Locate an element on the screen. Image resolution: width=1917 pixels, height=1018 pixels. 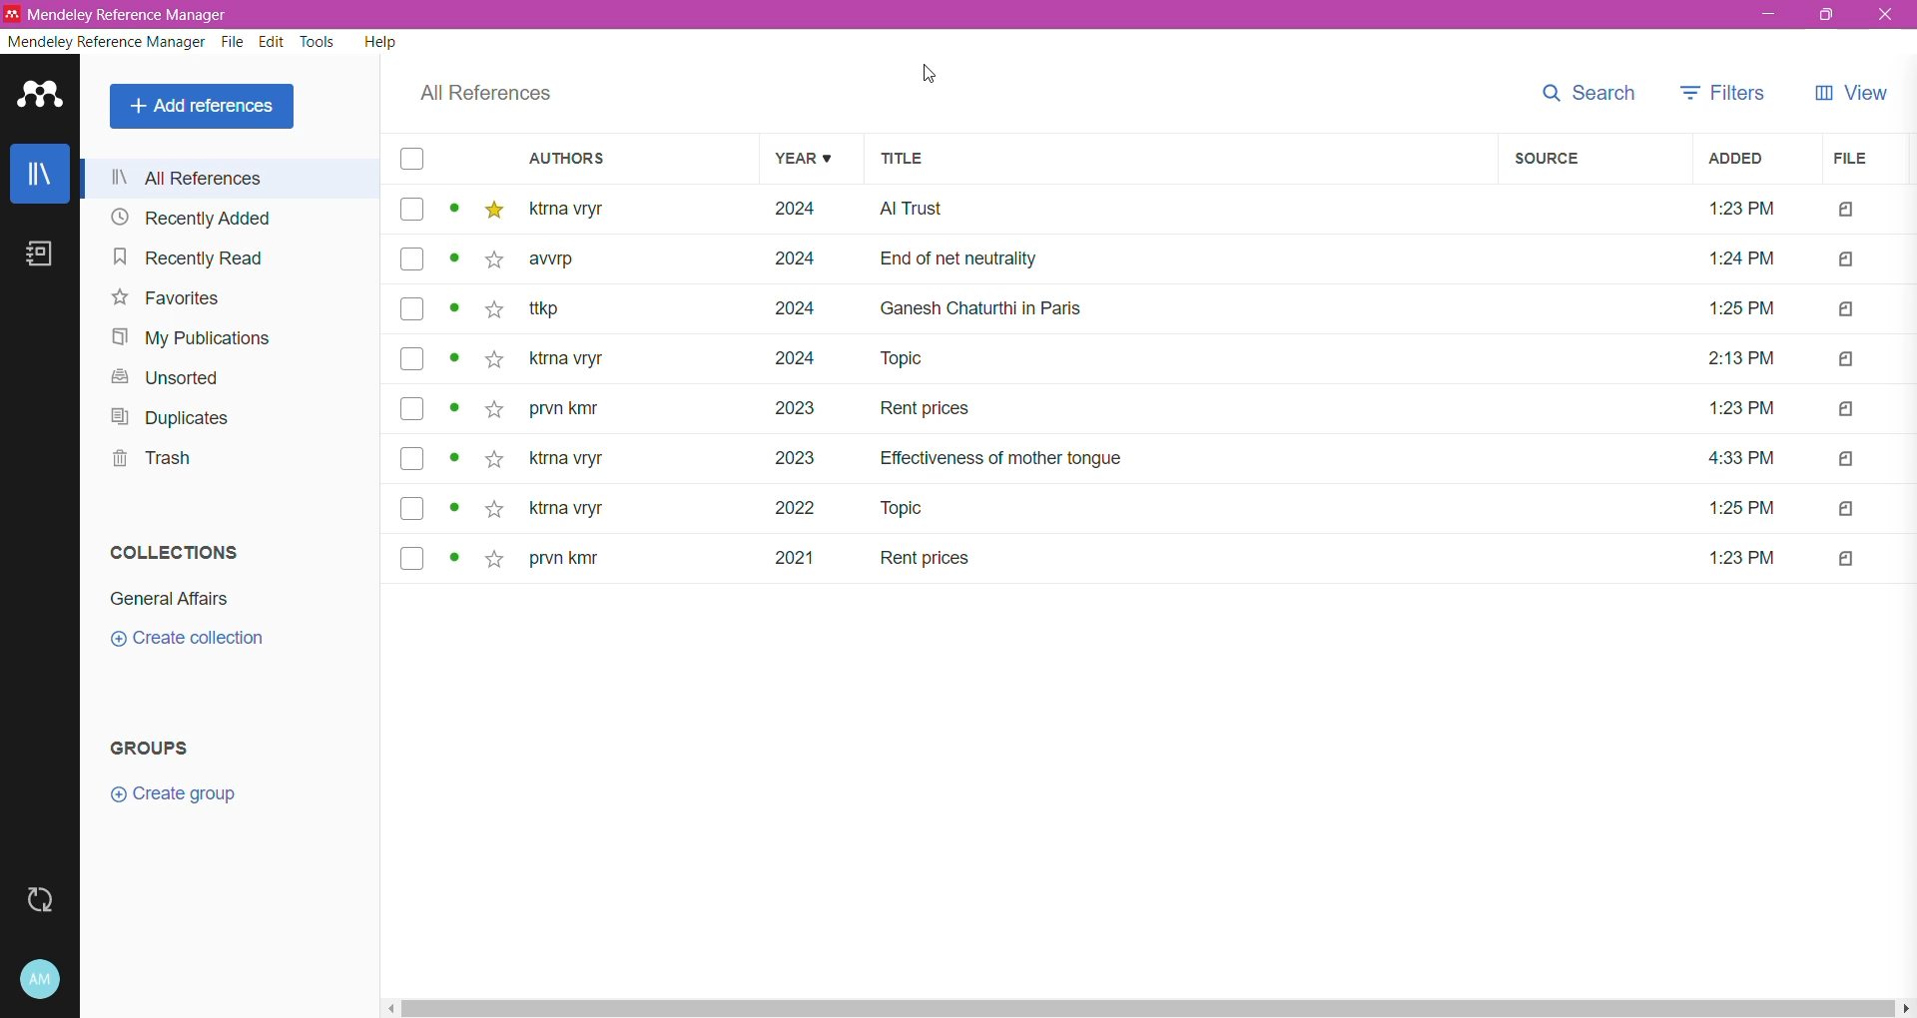
Group is located at coordinates (146, 747).